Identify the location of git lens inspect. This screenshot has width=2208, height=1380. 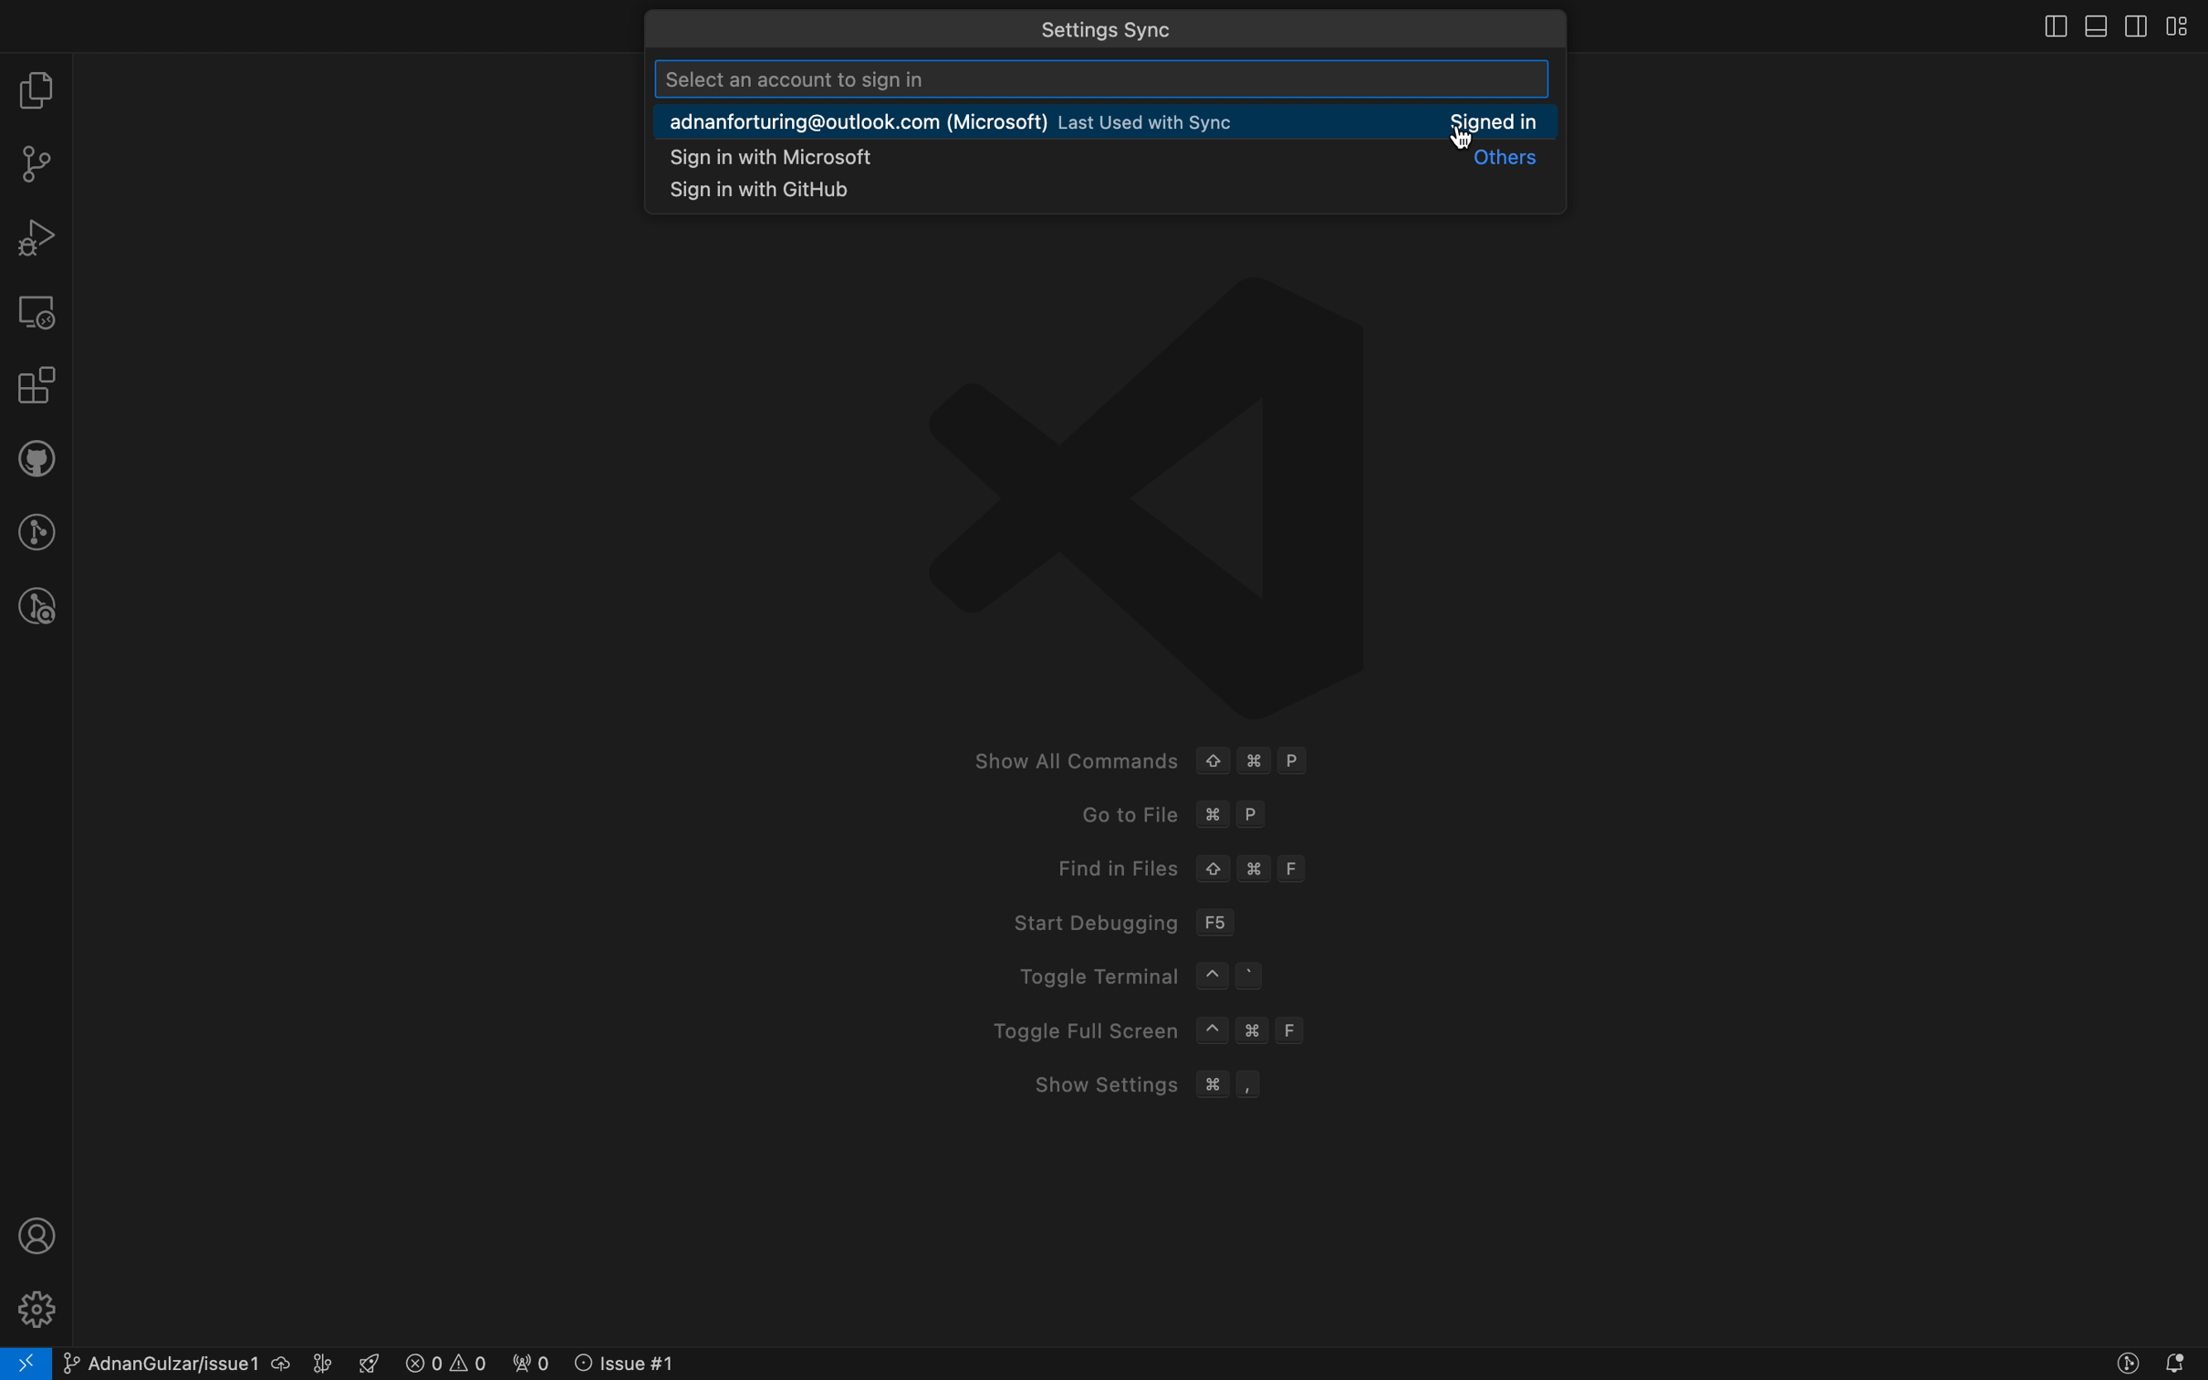
(32, 607).